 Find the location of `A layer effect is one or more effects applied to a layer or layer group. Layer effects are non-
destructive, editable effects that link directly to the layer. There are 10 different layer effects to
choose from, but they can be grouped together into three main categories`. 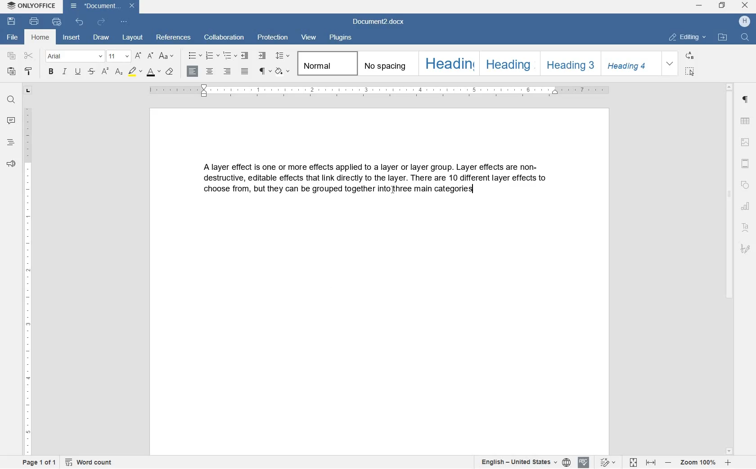

A layer effect is one or more effects applied to a layer or layer group. Layer effects are non-
destructive, editable effects that link directly to the layer. There are 10 different layer effects to
choose from, but they can be grouped together into three main categories is located at coordinates (377, 187).